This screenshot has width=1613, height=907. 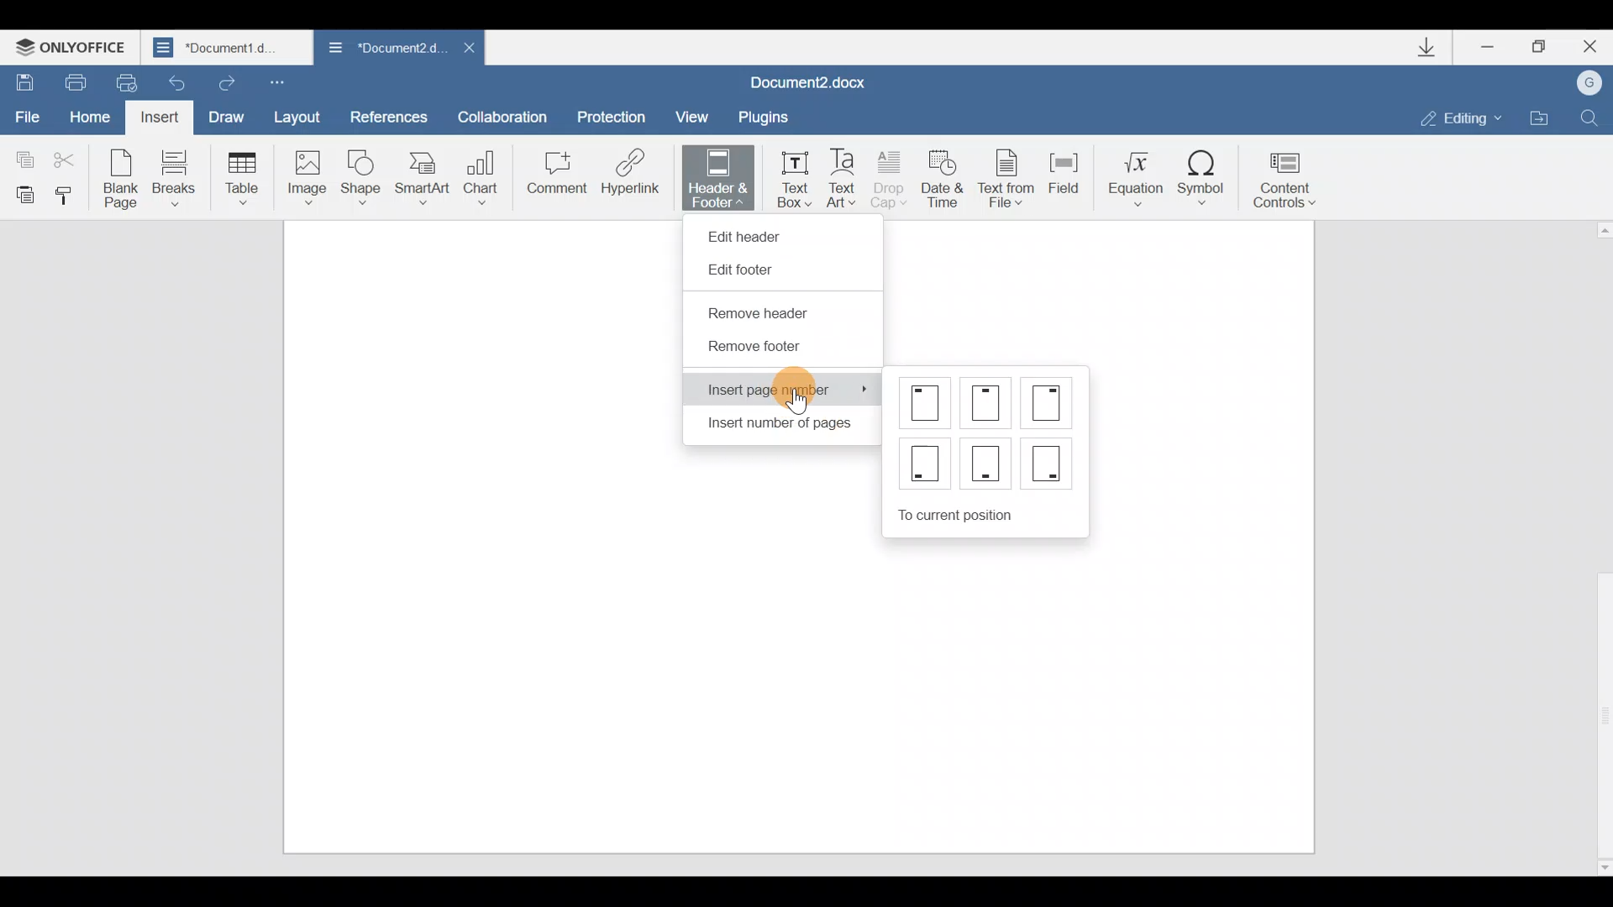 What do you see at coordinates (172, 178) in the screenshot?
I see `Breaks` at bounding box center [172, 178].